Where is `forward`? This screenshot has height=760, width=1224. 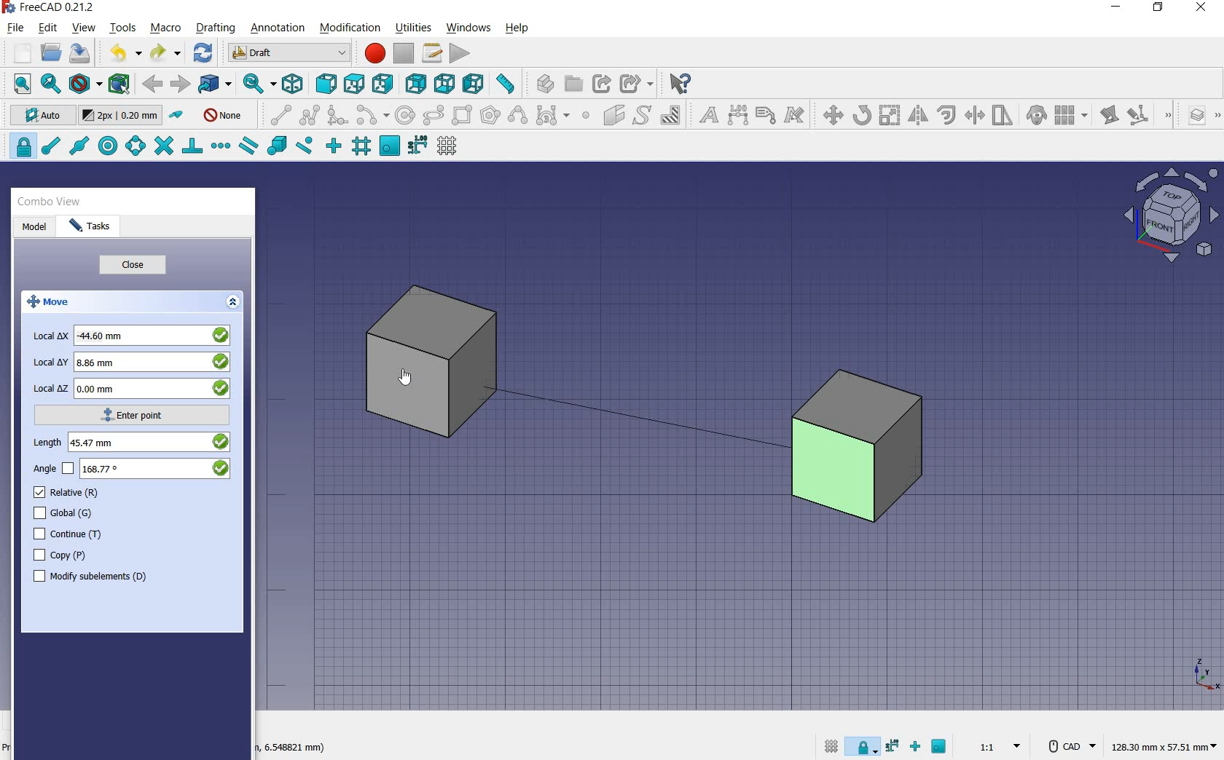
forward is located at coordinates (180, 84).